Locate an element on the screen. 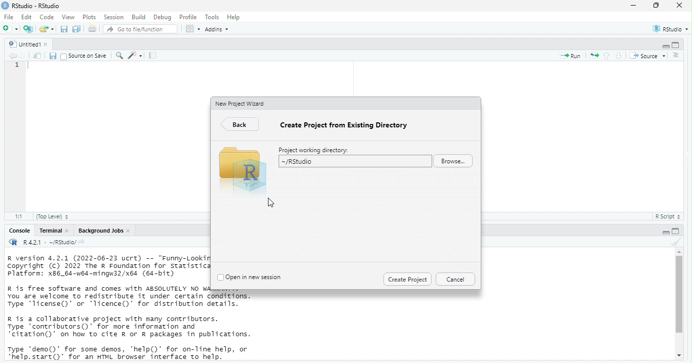 The width and height of the screenshot is (692, 363). maximize is located at coordinates (680, 43).